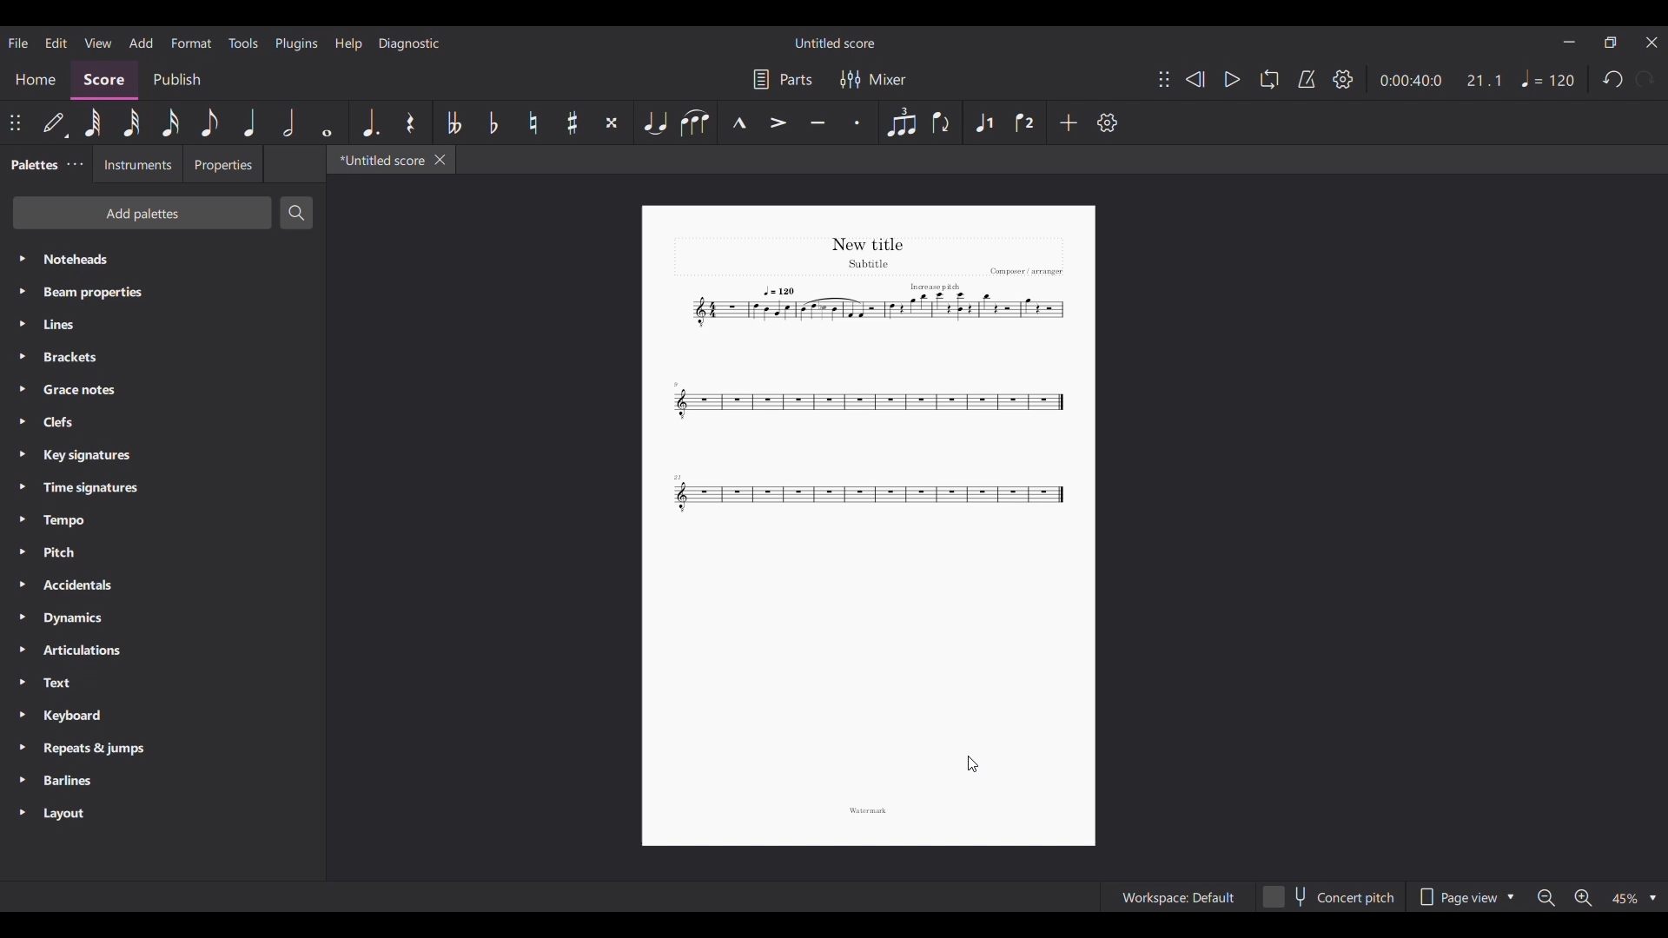 The image size is (1668, 938). Describe the element at coordinates (105, 80) in the screenshot. I see `Score, current section` at that location.